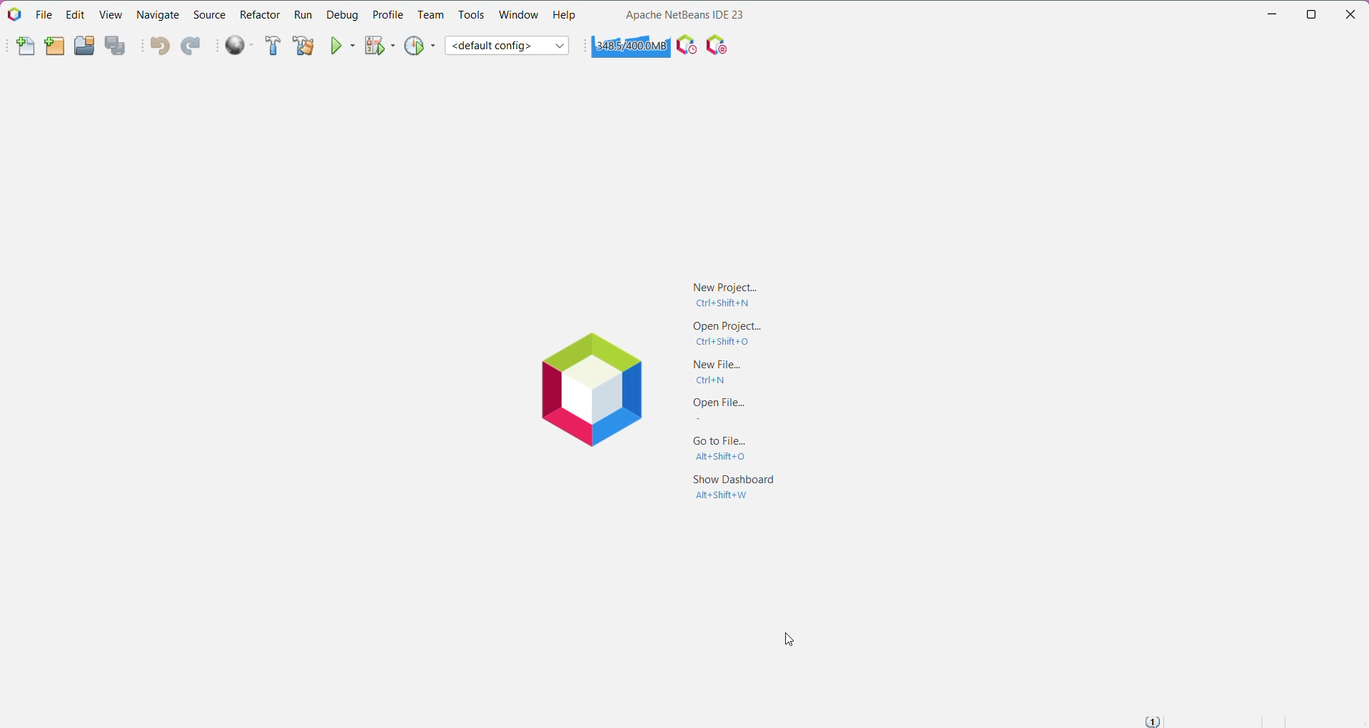 This screenshot has height=728, width=1369. What do you see at coordinates (687, 45) in the screenshot?
I see `Profile the IDE` at bounding box center [687, 45].